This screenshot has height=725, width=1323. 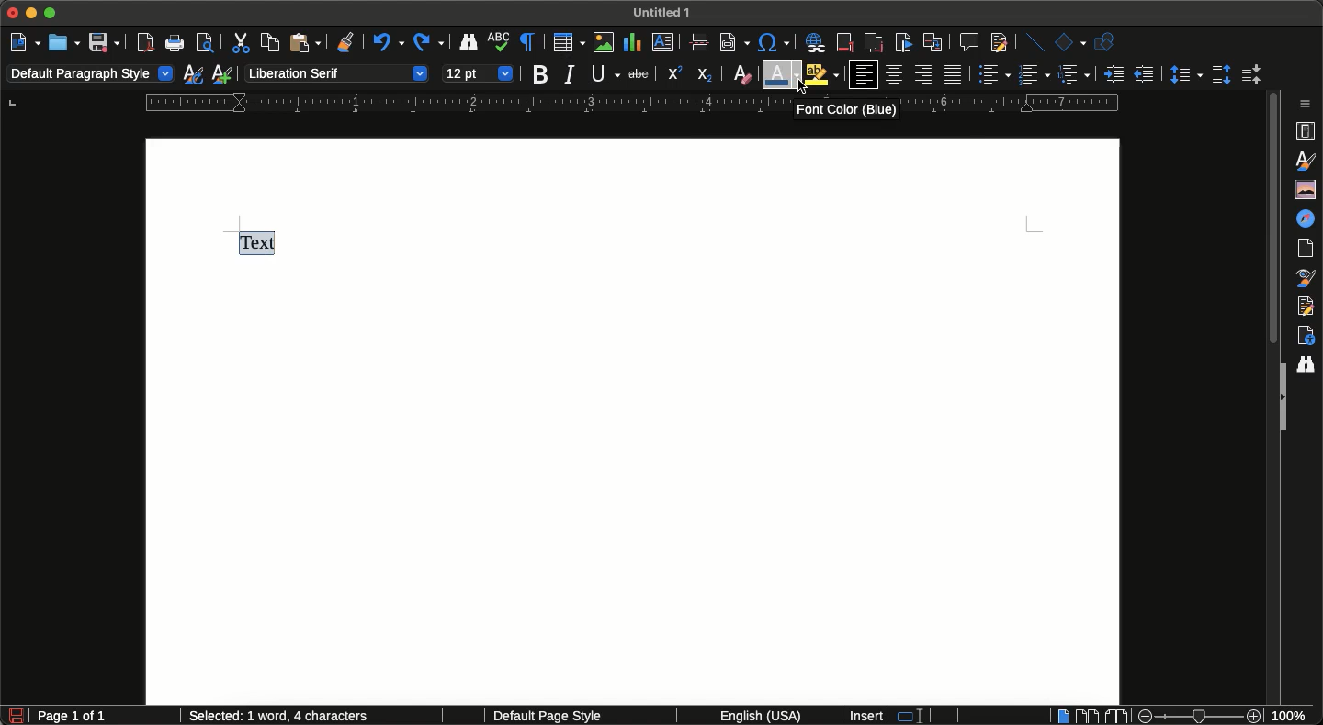 I want to click on Spelling, so click(x=500, y=44).